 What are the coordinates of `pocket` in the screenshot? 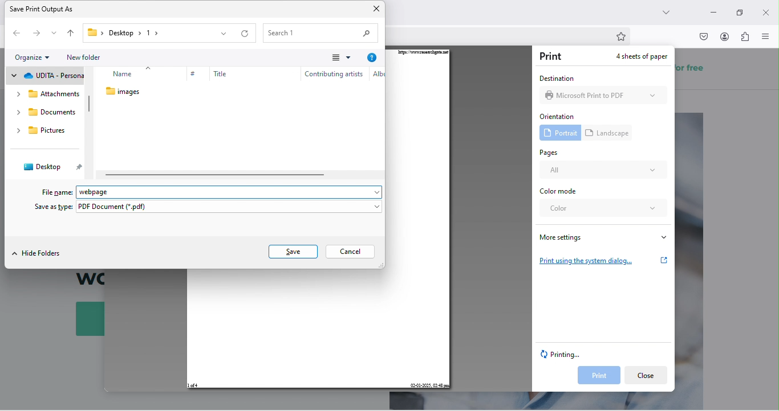 It's located at (703, 36).